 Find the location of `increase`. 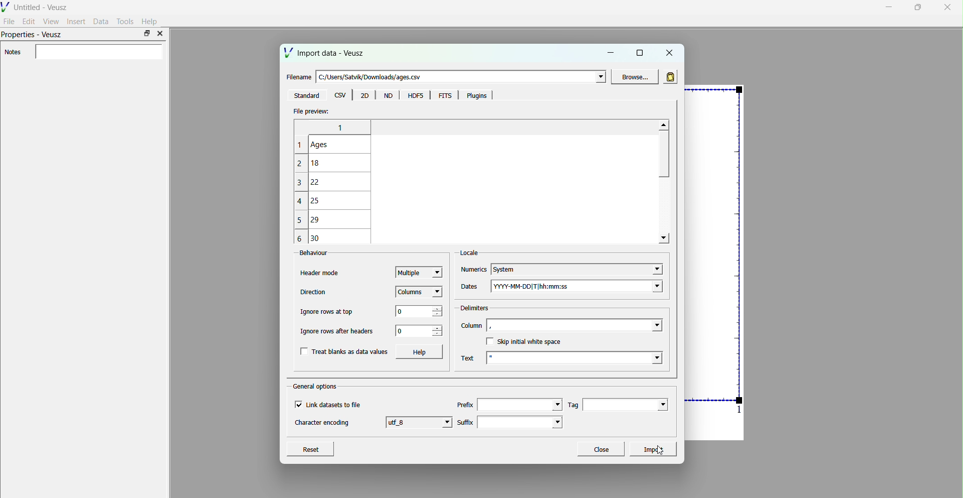

increase is located at coordinates (438, 309).